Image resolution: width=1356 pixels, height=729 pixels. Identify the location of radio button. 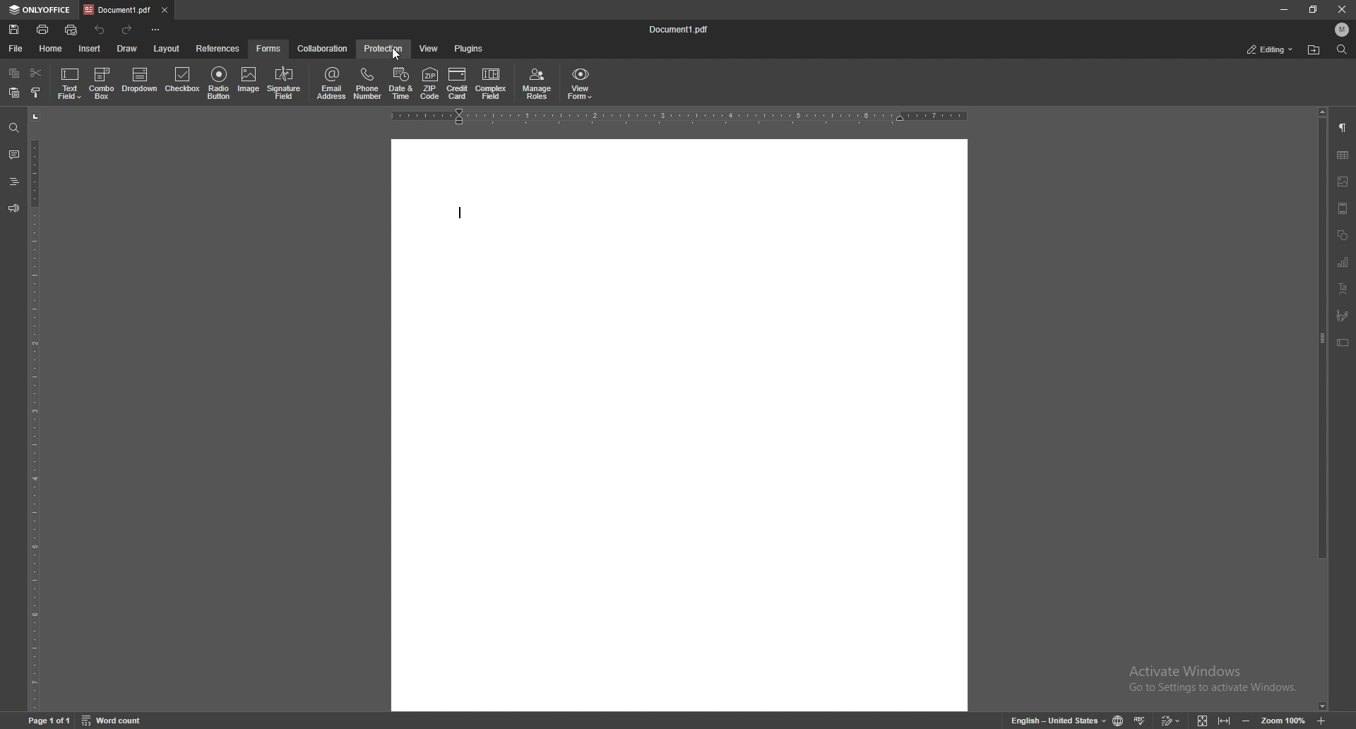
(219, 83).